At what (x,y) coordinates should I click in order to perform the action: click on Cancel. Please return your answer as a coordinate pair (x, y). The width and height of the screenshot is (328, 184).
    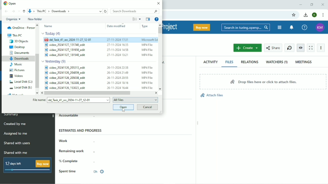
    Looking at the image, I should click on (147, 107).